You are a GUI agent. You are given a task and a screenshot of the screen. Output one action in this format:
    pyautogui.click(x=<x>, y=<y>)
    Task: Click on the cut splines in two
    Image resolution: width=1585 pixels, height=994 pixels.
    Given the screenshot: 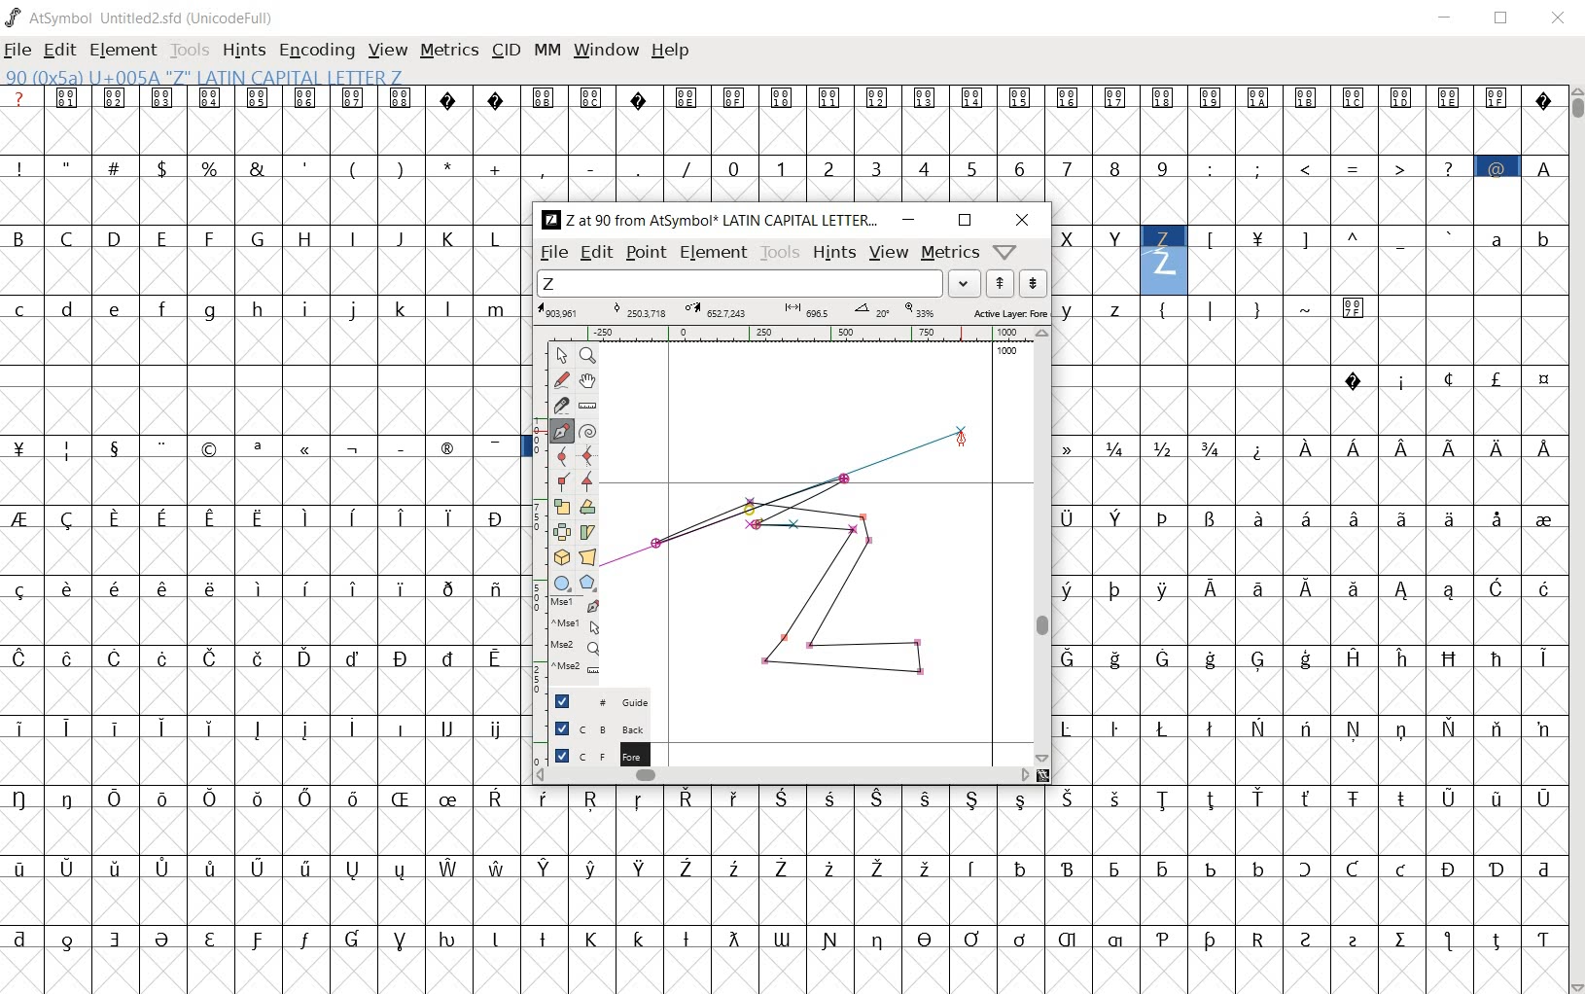 What is the action you would take?
    pyautogui.click(x=555, y=406)
    